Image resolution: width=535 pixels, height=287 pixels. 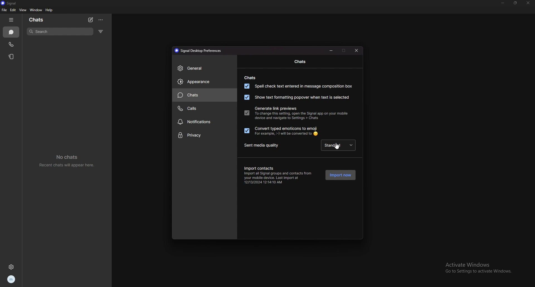 I want to click on Import all Signal groups and contacts from
your mobile device. Last import at
12/13/2024 12:14:10 AM, so click(x=279, y=178).